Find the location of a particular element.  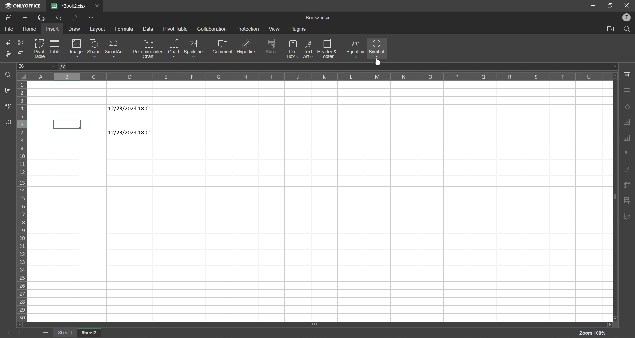

formula is located at coordinates (126, 29).